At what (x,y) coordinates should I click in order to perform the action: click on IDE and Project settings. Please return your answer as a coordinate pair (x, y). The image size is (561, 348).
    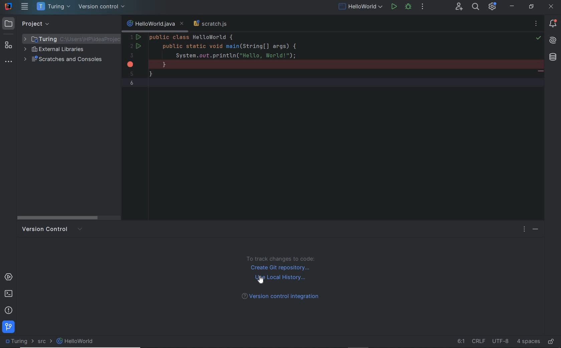
    Looking at the image, I should click on (492, 6).